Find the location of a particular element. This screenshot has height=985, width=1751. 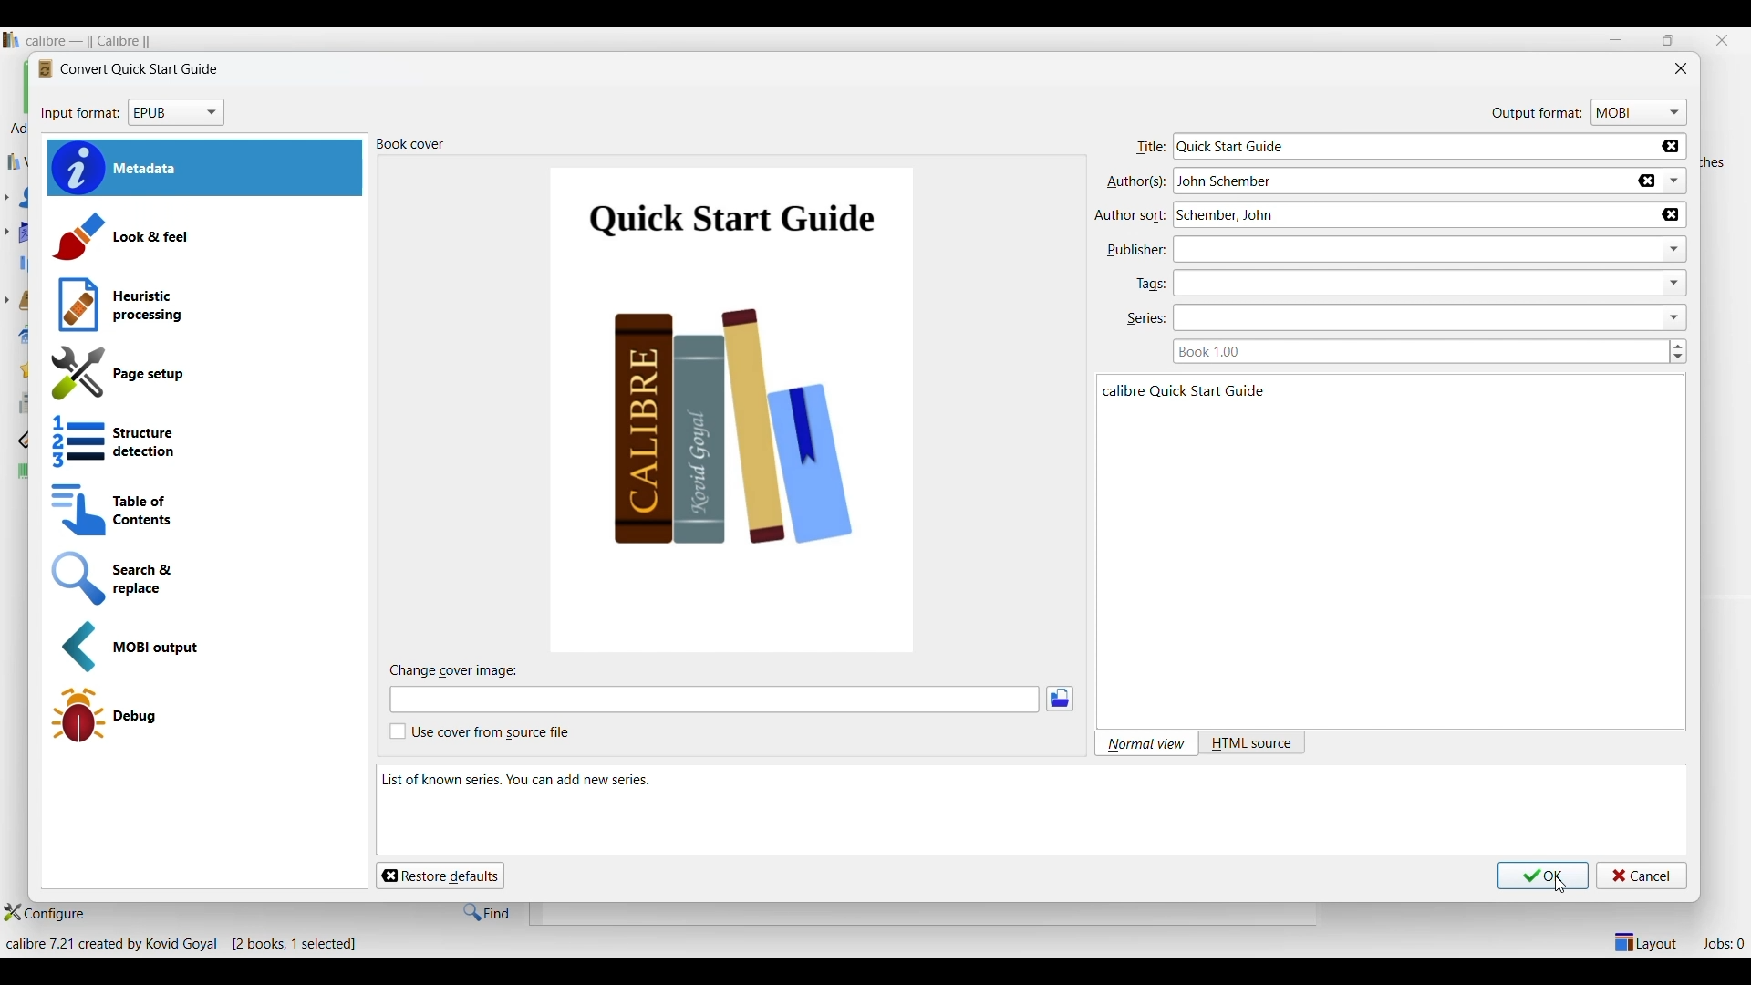

Type in publisher is located at coordinates (1408, 249).